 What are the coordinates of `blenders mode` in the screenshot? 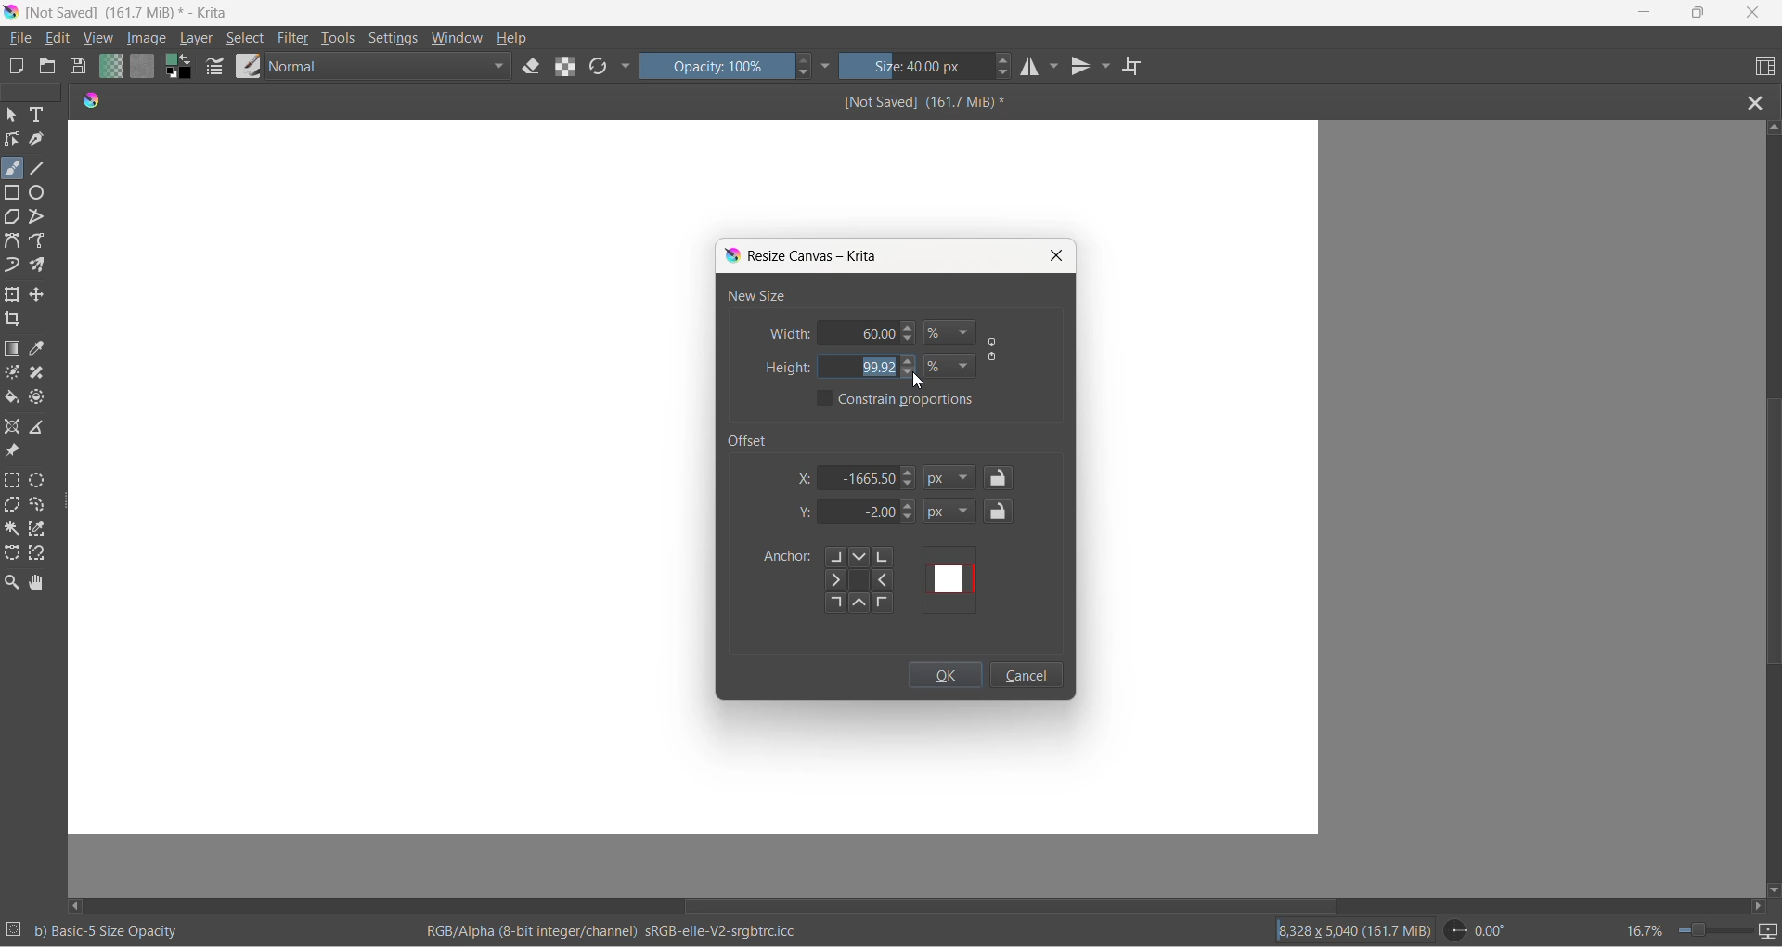 It's located at (391, 69).